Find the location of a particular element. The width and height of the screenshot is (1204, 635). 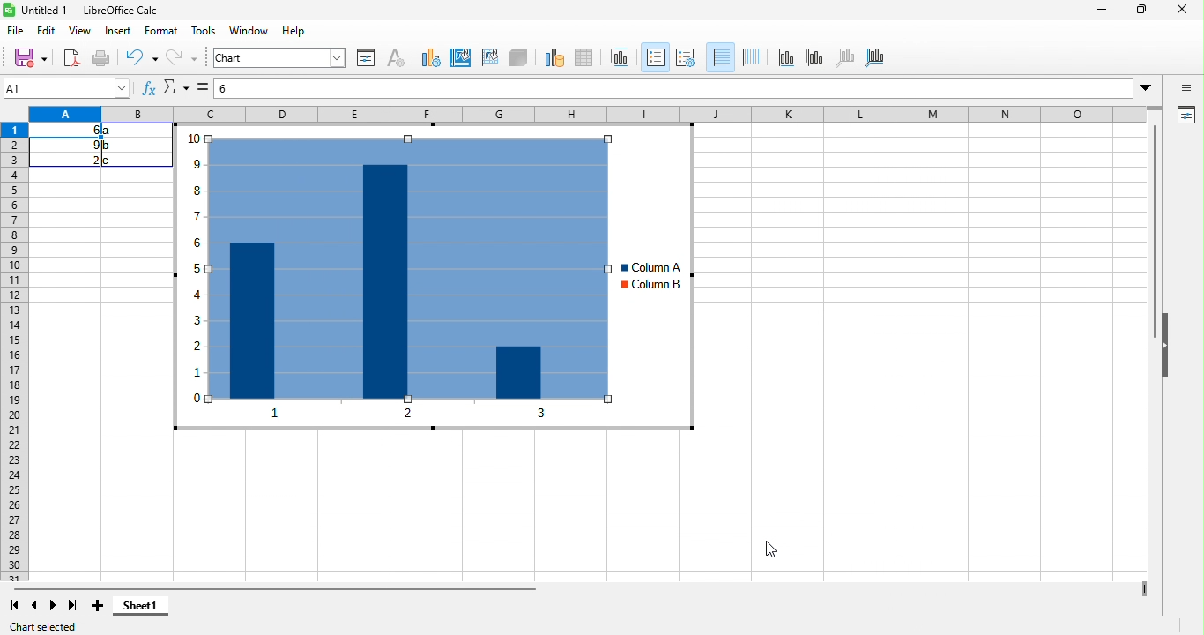

new sheet is located at coordinates (100, 609).